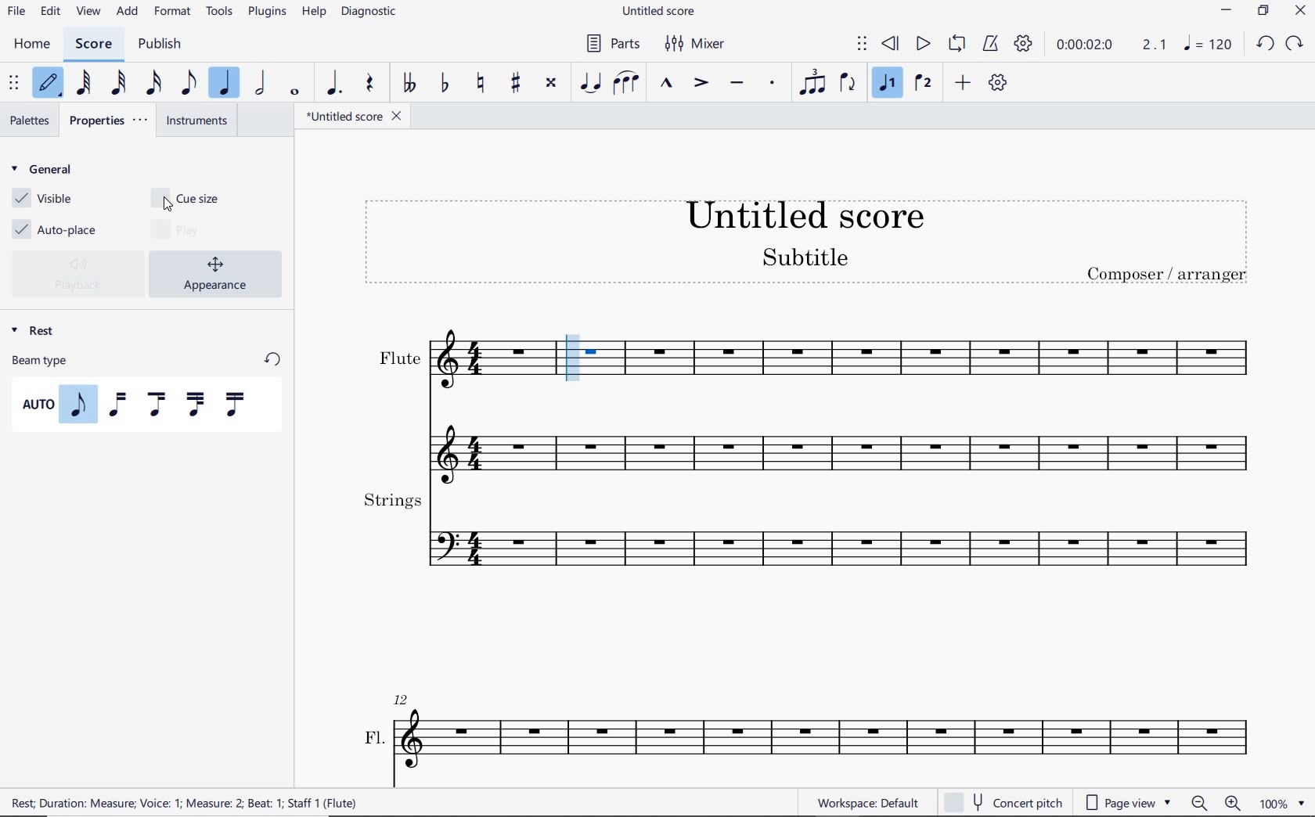 The image size is (1315, 817). I want to click on REST, so click(368, 85).